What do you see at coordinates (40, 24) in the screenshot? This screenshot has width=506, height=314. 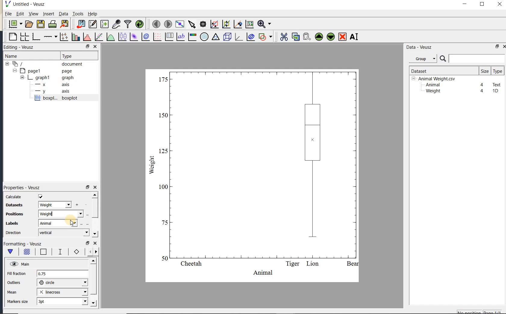 I see `save the document` at bounding box center [40, 24].